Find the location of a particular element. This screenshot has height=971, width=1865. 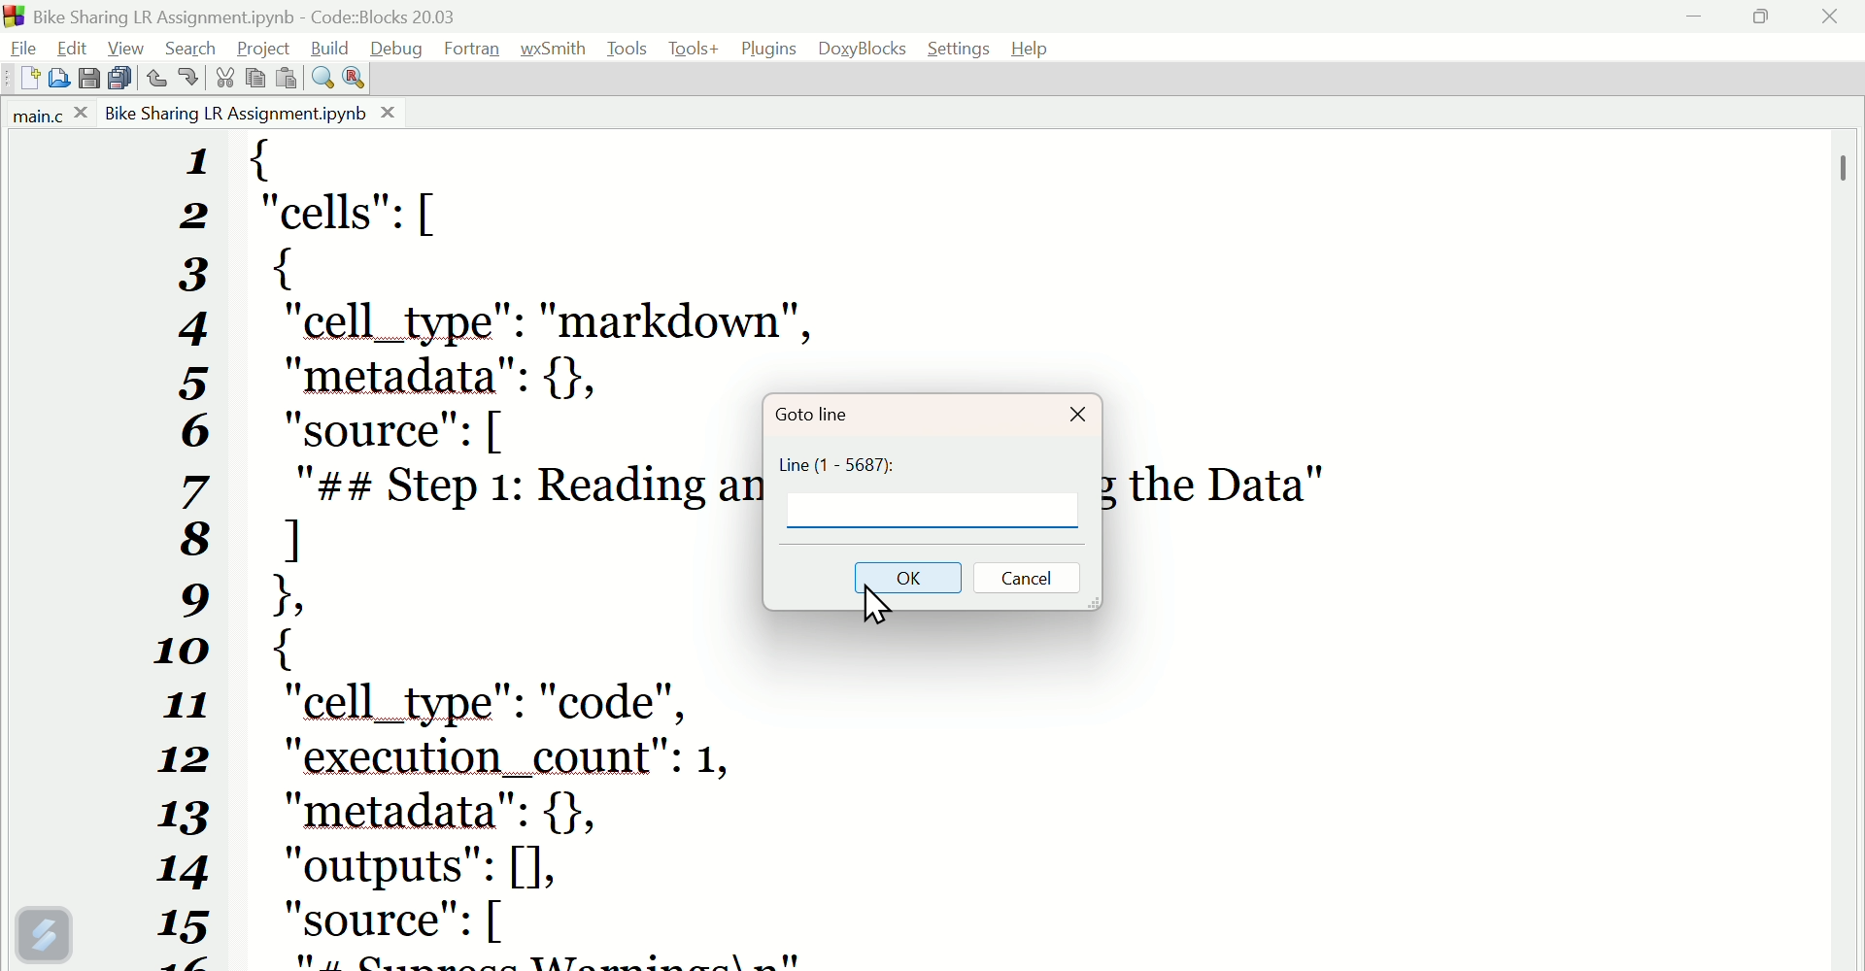

Fortran is located at coordinates (476, 50).